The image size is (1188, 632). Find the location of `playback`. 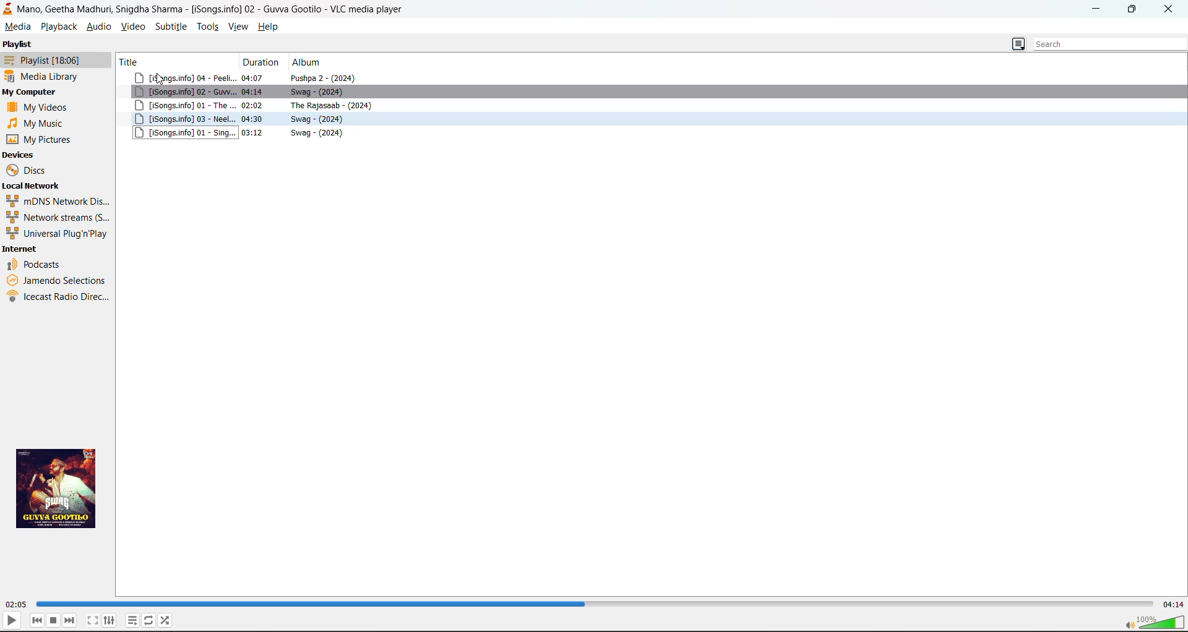

playback is located at coordinates (59, 27).